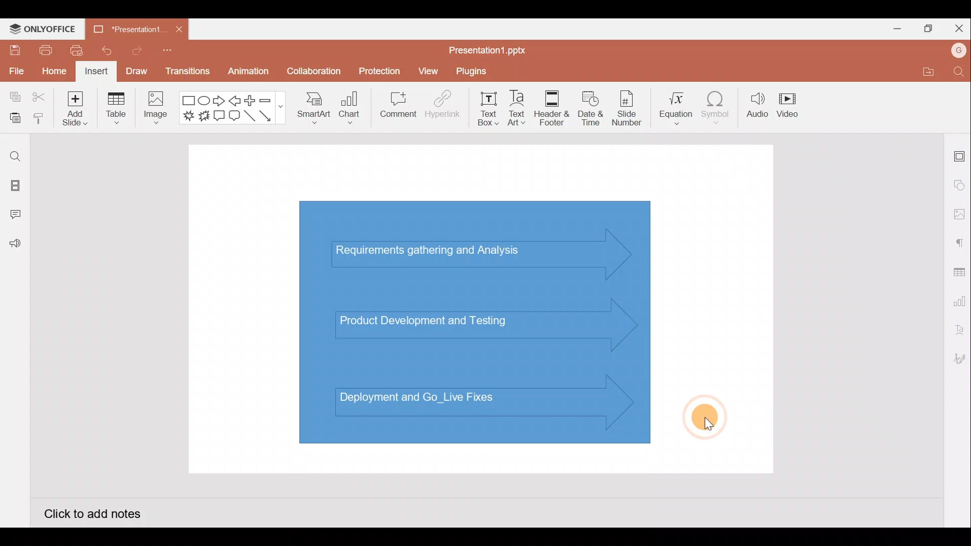  What do you see at coordinates (94, 513) in the screenshot?
I see `Click to add notes` at bounding box center [94, 513].